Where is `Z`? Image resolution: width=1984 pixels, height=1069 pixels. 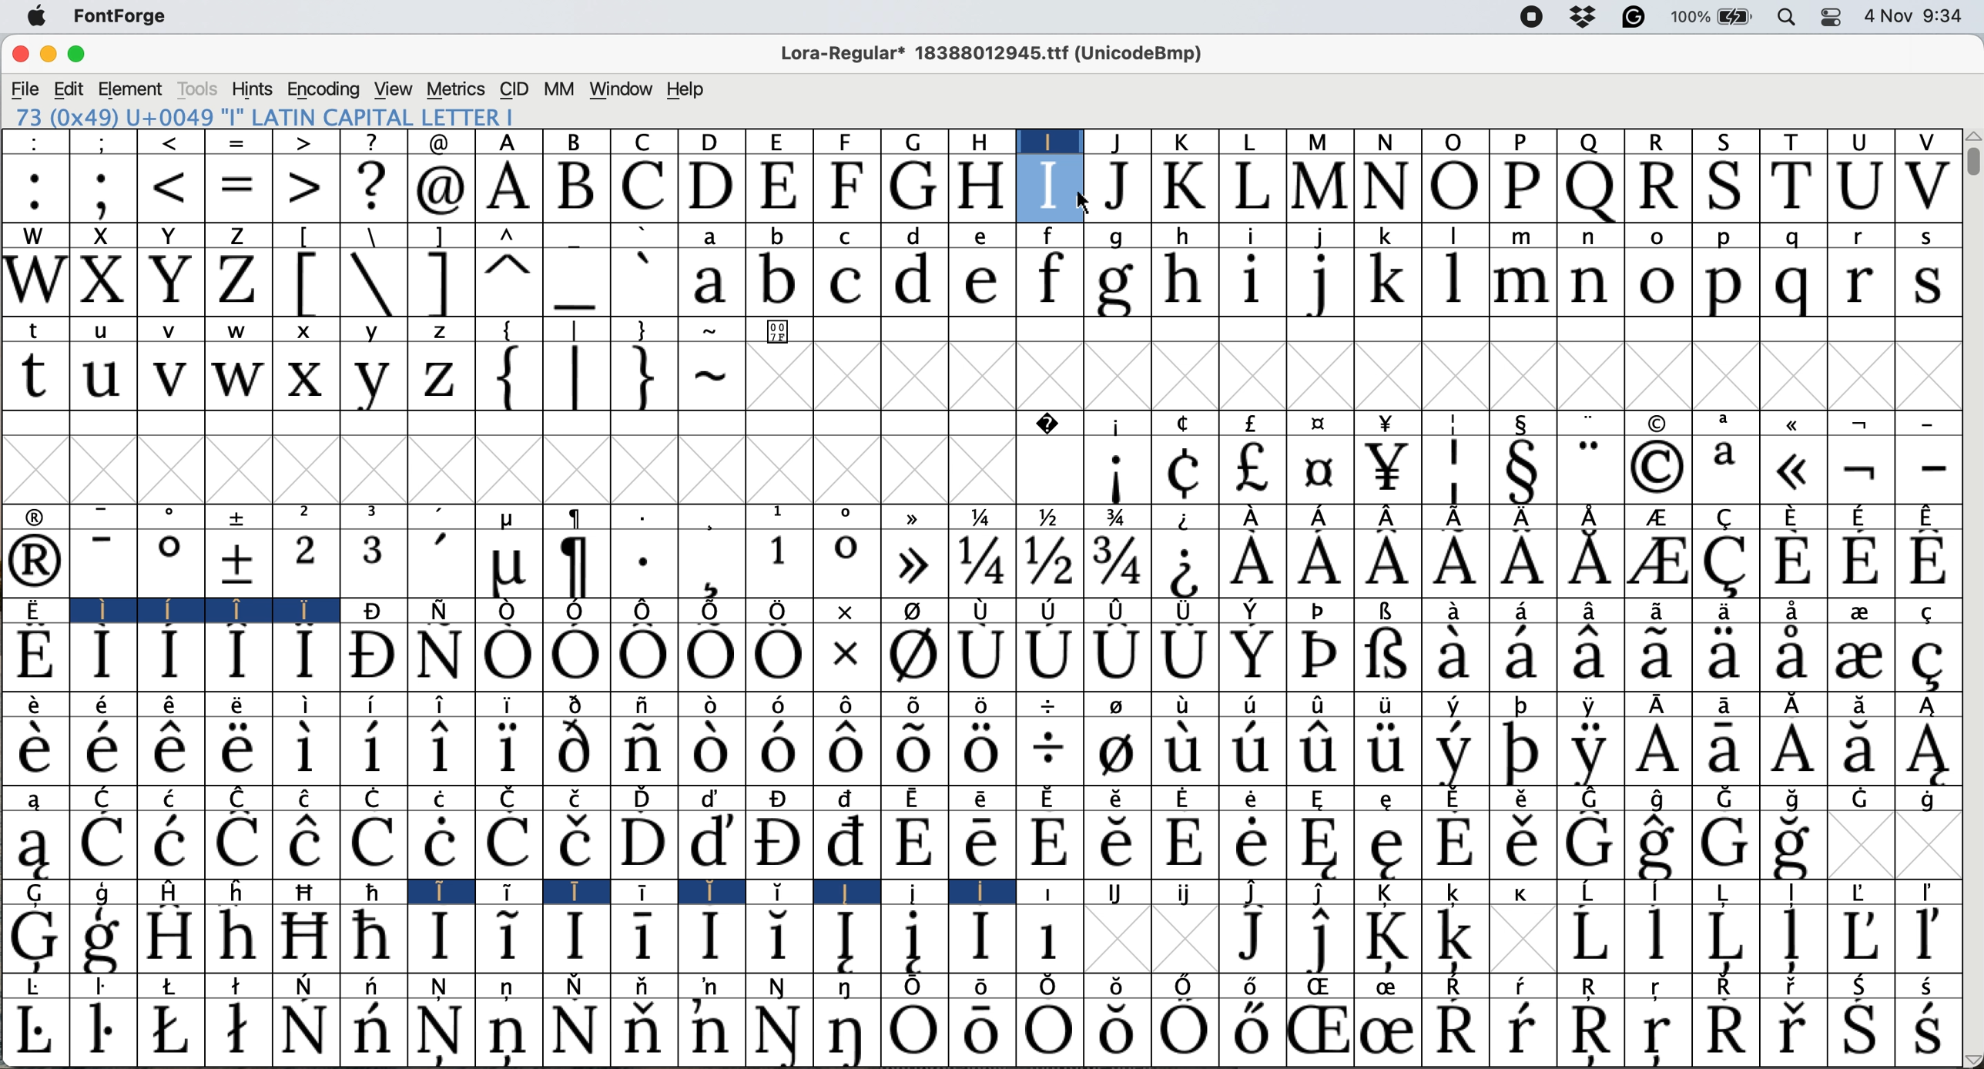
Z is located at coordinates (235, 236).